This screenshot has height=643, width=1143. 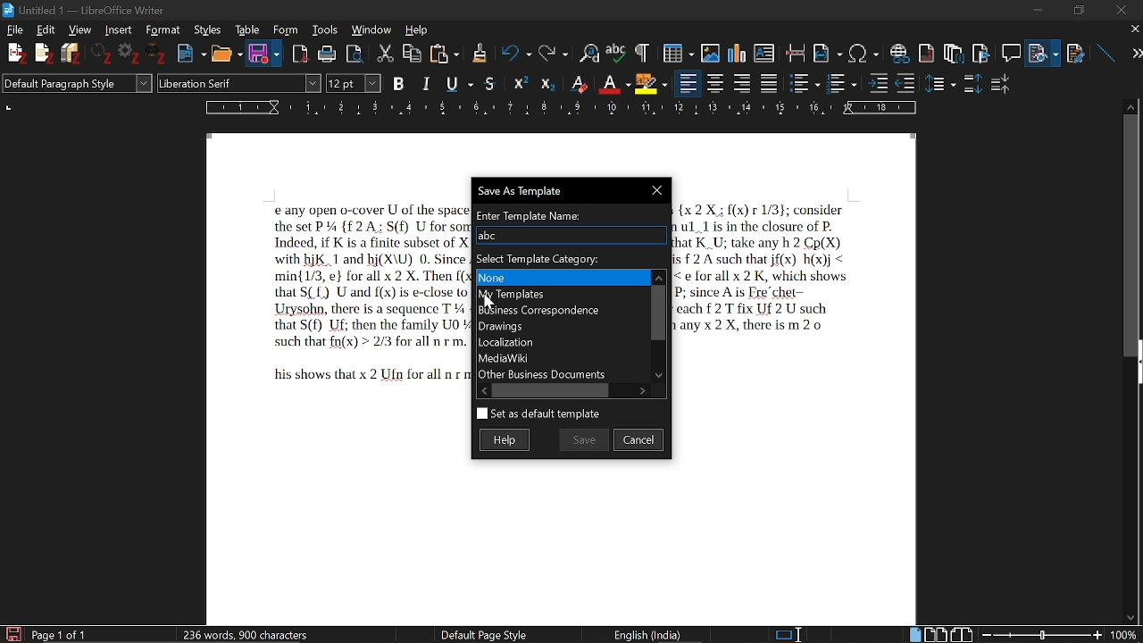 I want to click on Liberation Serif, so click(x=204, y=85).